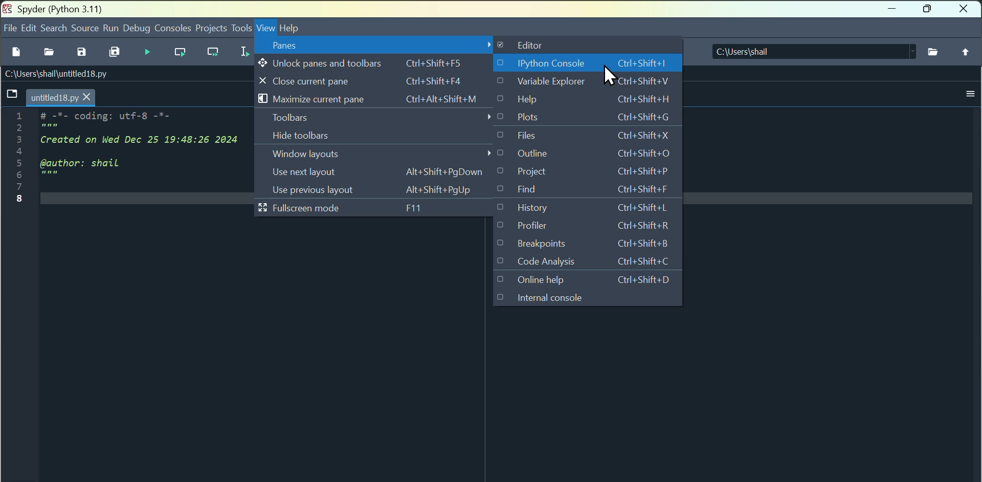  What do you see at coordinates (363, 61) in the screenshot?
I see `Unlock Panes and toolbars` at bounding box center [363, 61].